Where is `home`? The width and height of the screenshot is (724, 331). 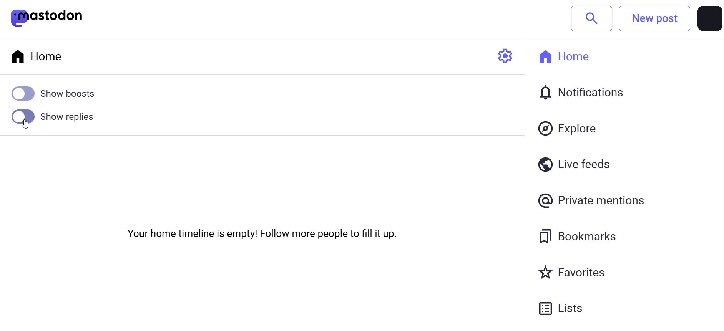 home is located at coordinates (579, 56).